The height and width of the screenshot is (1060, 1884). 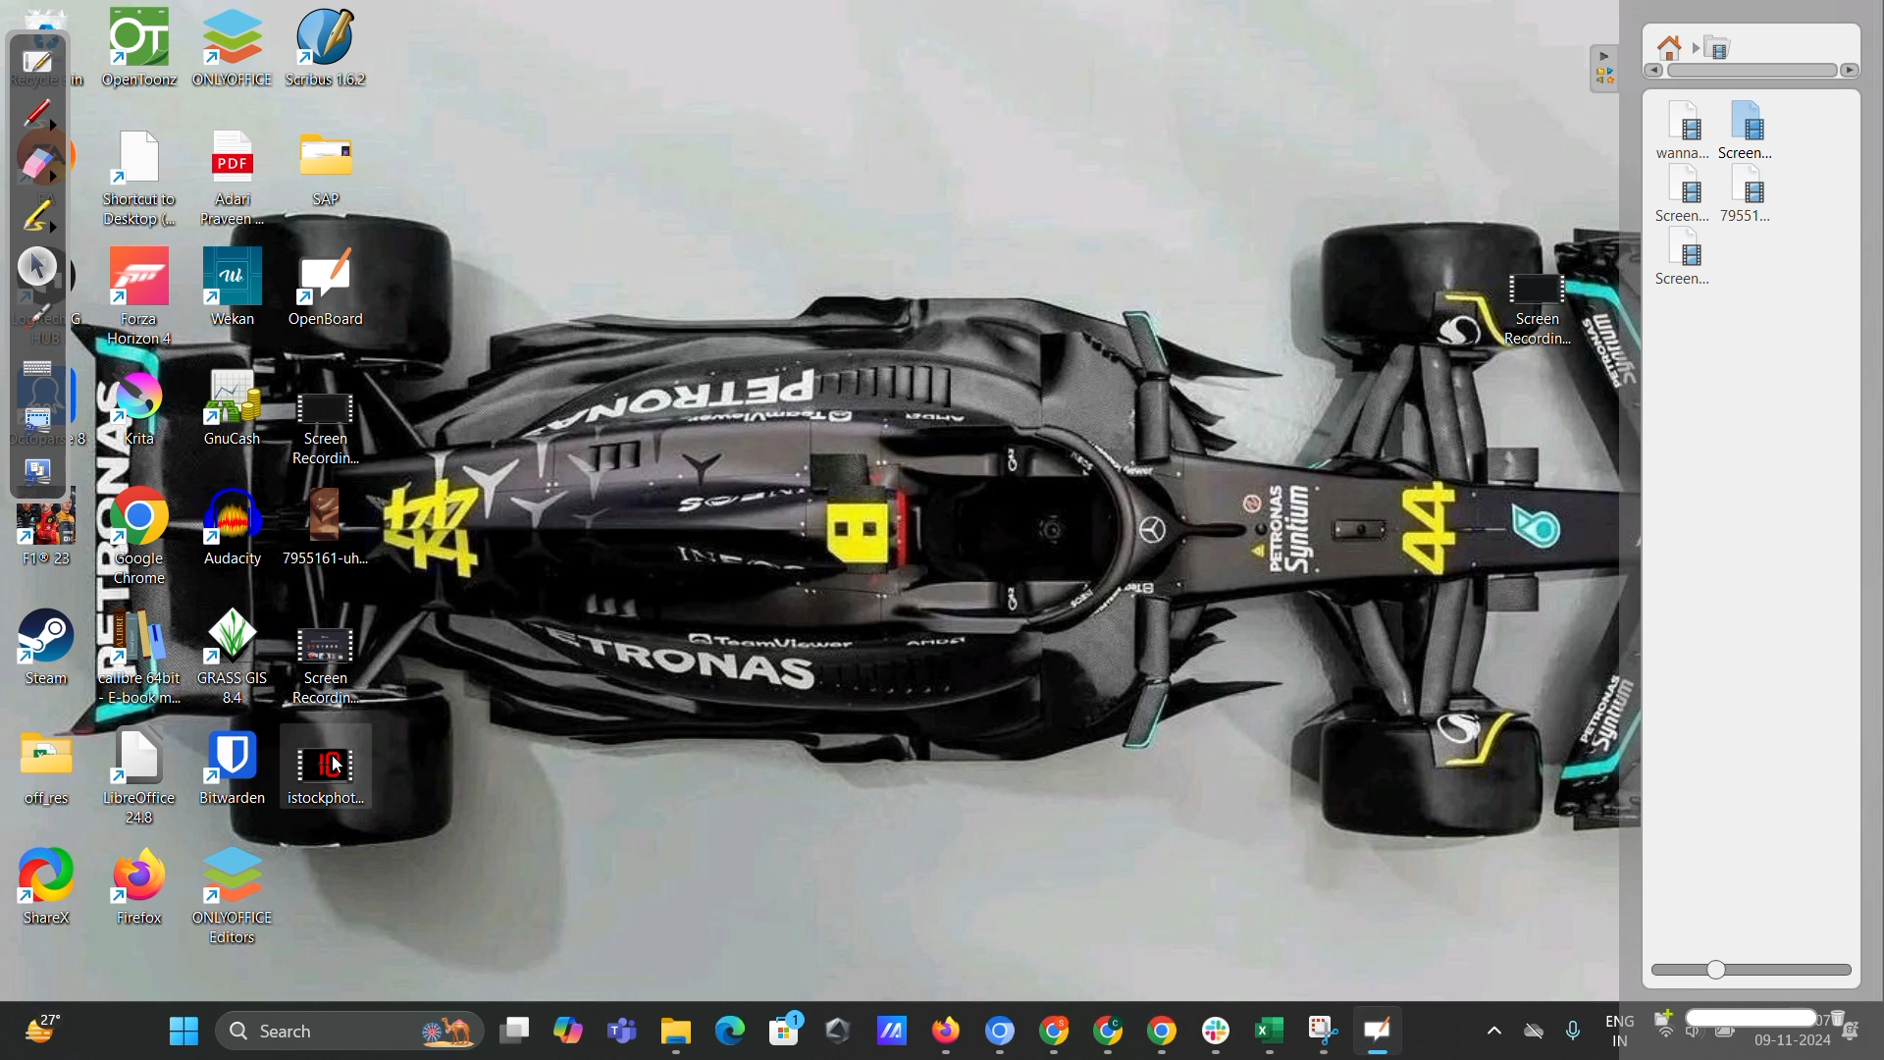 What do you see at coordinates (239, 182) in the screenshot?
I see `Adan Pravenn` at bounding box center [239, 182].